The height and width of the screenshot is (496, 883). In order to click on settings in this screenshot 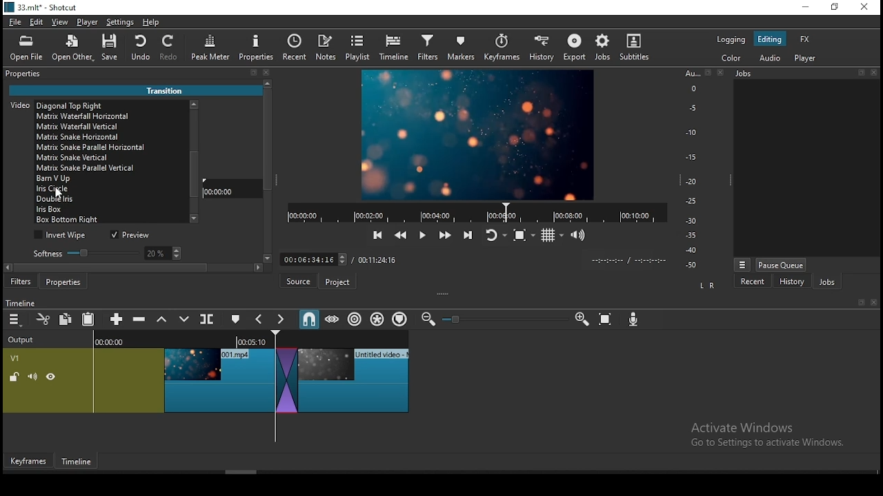, I will do `click(121, 24)`.